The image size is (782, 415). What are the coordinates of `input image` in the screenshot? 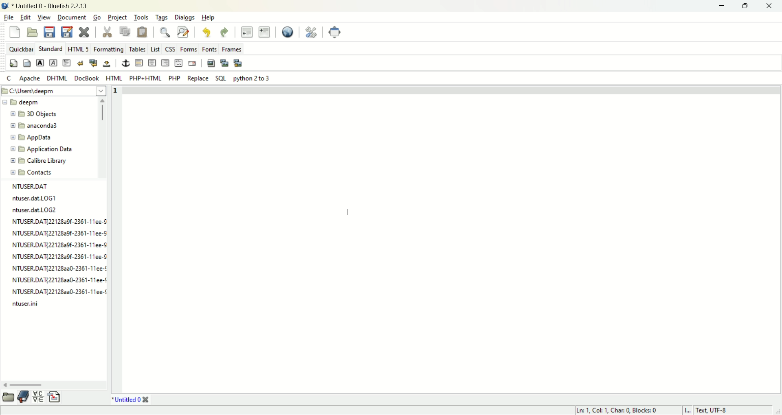 It's located at (211, 63).